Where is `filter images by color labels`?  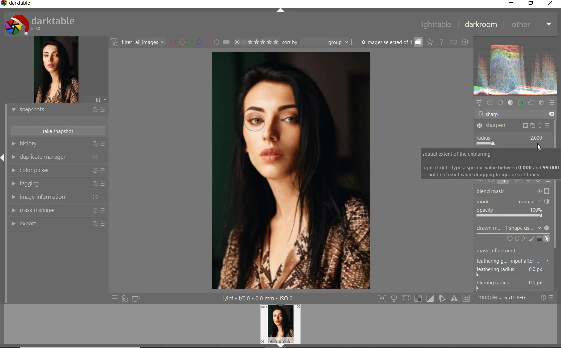
filter images by color labels is located at coordinates (194, 42).